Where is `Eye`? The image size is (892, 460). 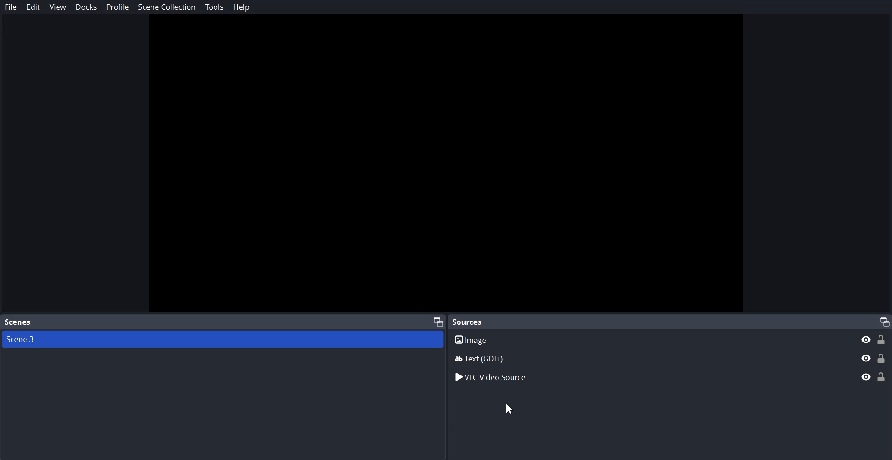
Eye is located at coordinates (866, 376).